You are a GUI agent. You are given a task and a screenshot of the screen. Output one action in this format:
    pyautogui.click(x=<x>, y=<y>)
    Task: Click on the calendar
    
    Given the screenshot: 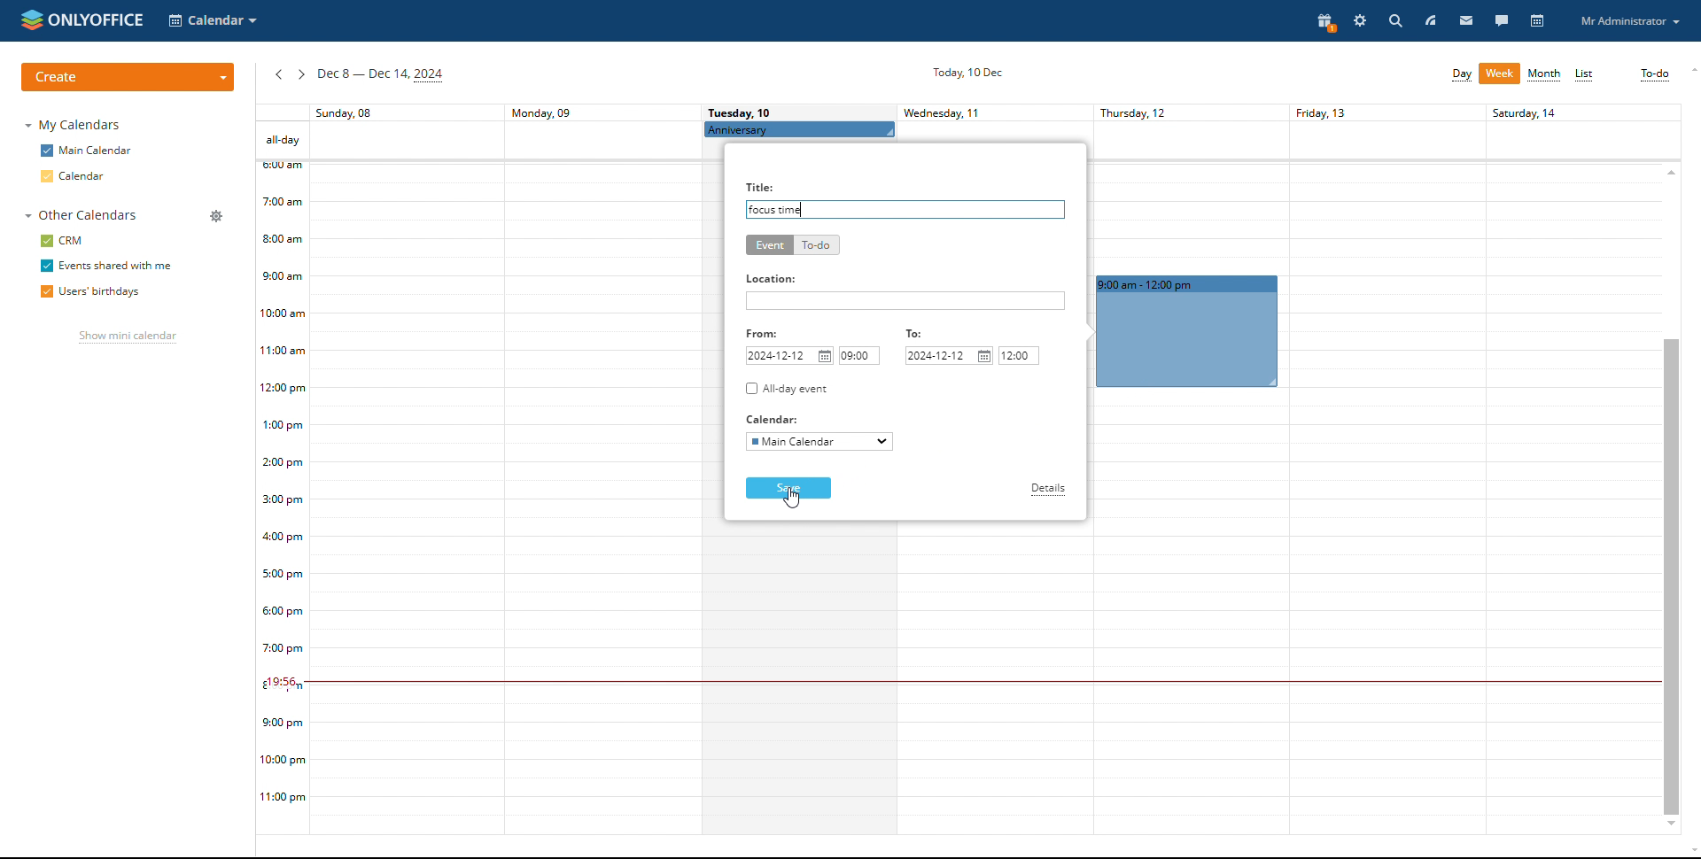 What is the action you would take?
    pyautogui.click(x=86, y=176)
    